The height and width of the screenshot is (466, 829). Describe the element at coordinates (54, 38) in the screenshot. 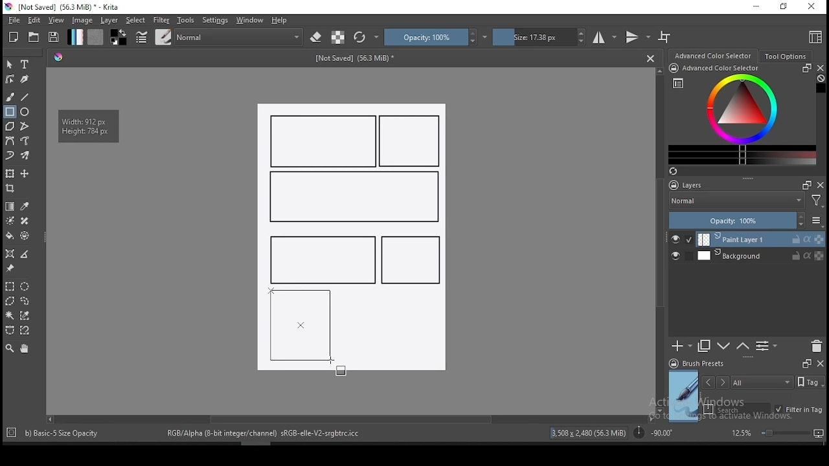

I see `save` at that location.